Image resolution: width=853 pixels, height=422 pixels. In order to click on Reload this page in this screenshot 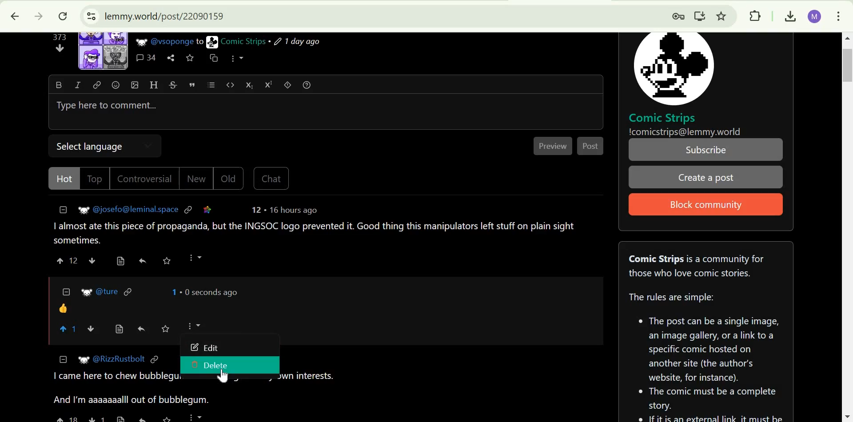, I will do `click(63, 16)`.